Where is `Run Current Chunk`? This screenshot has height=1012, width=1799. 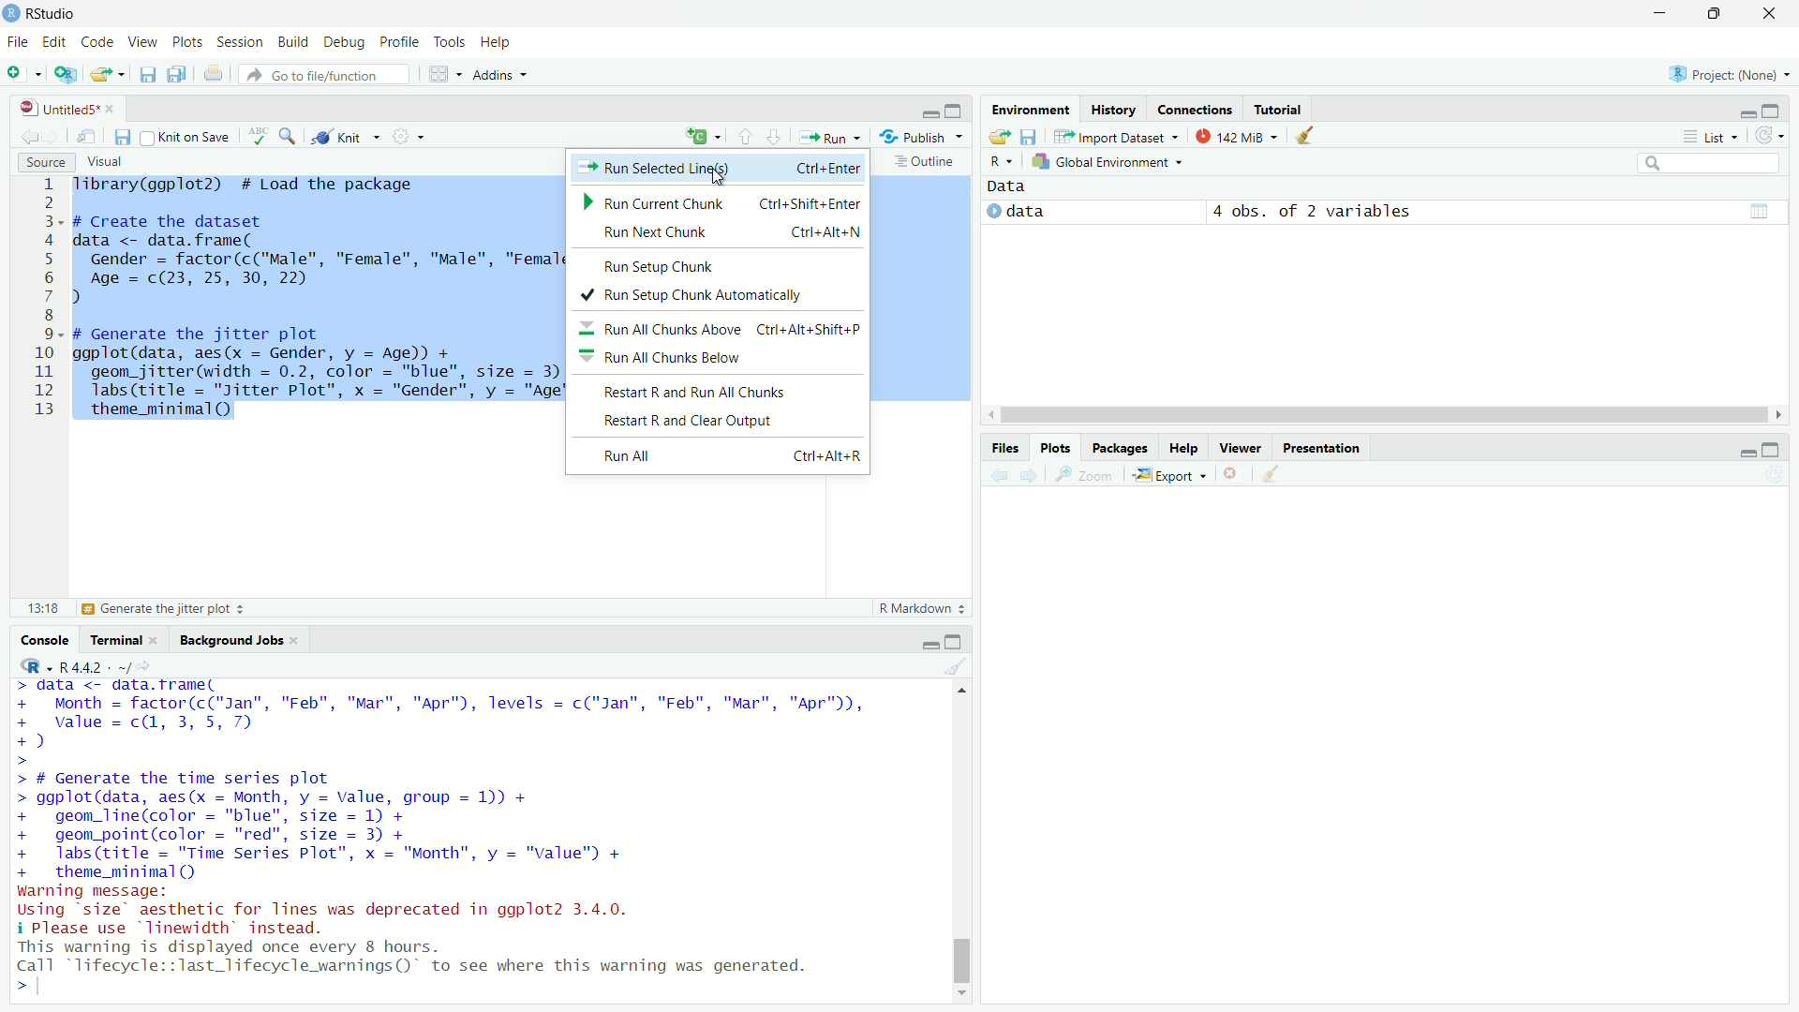 Run Current Chunk is located at coordinates (722, 201).